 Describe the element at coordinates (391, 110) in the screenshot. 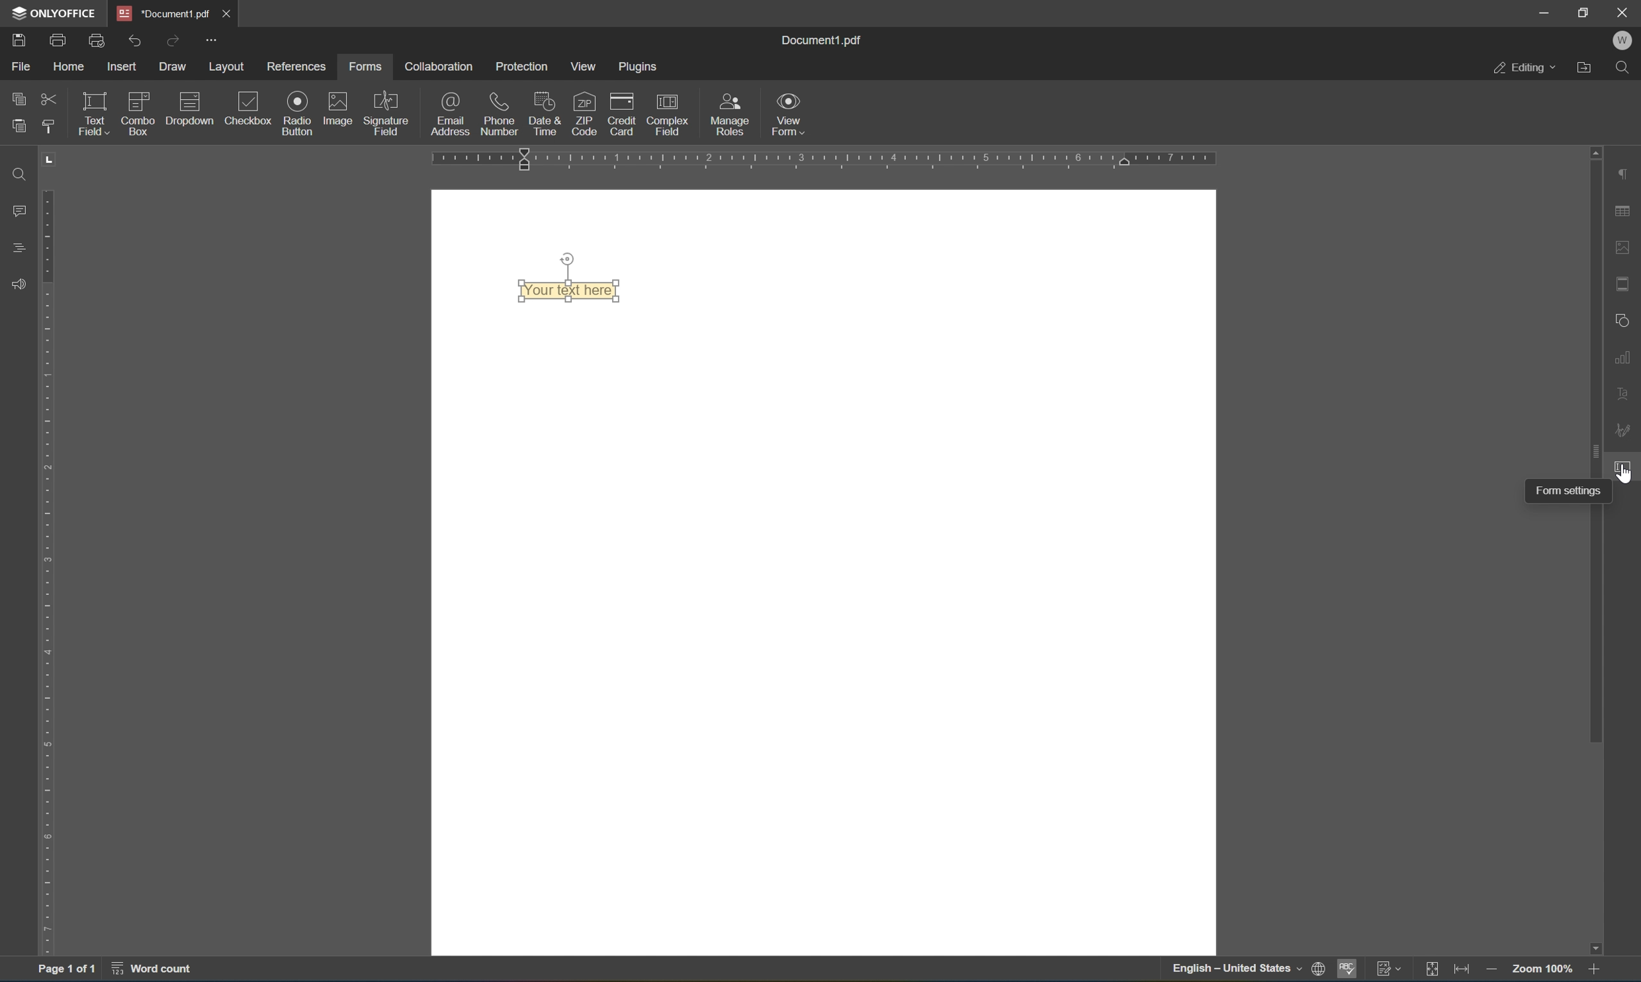

I see `signature field` at that location.